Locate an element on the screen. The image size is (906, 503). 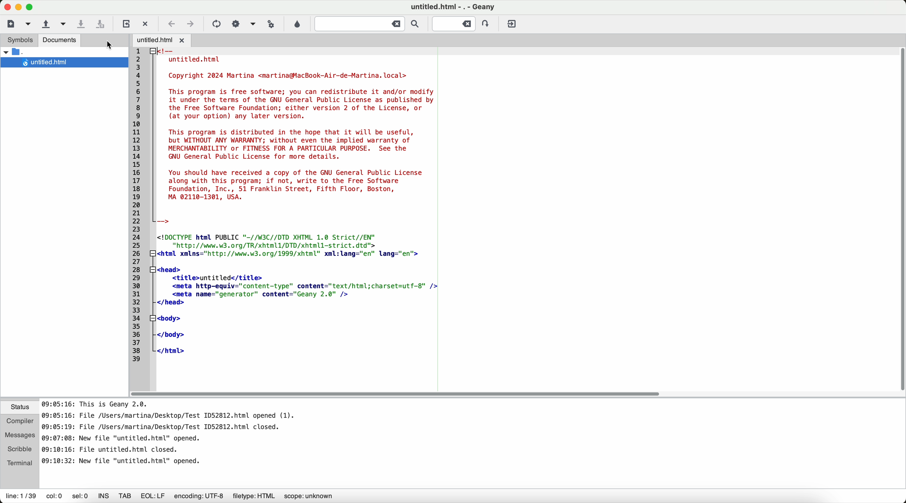
untitled.html-,-Geany is located at coordinates (453, 7).